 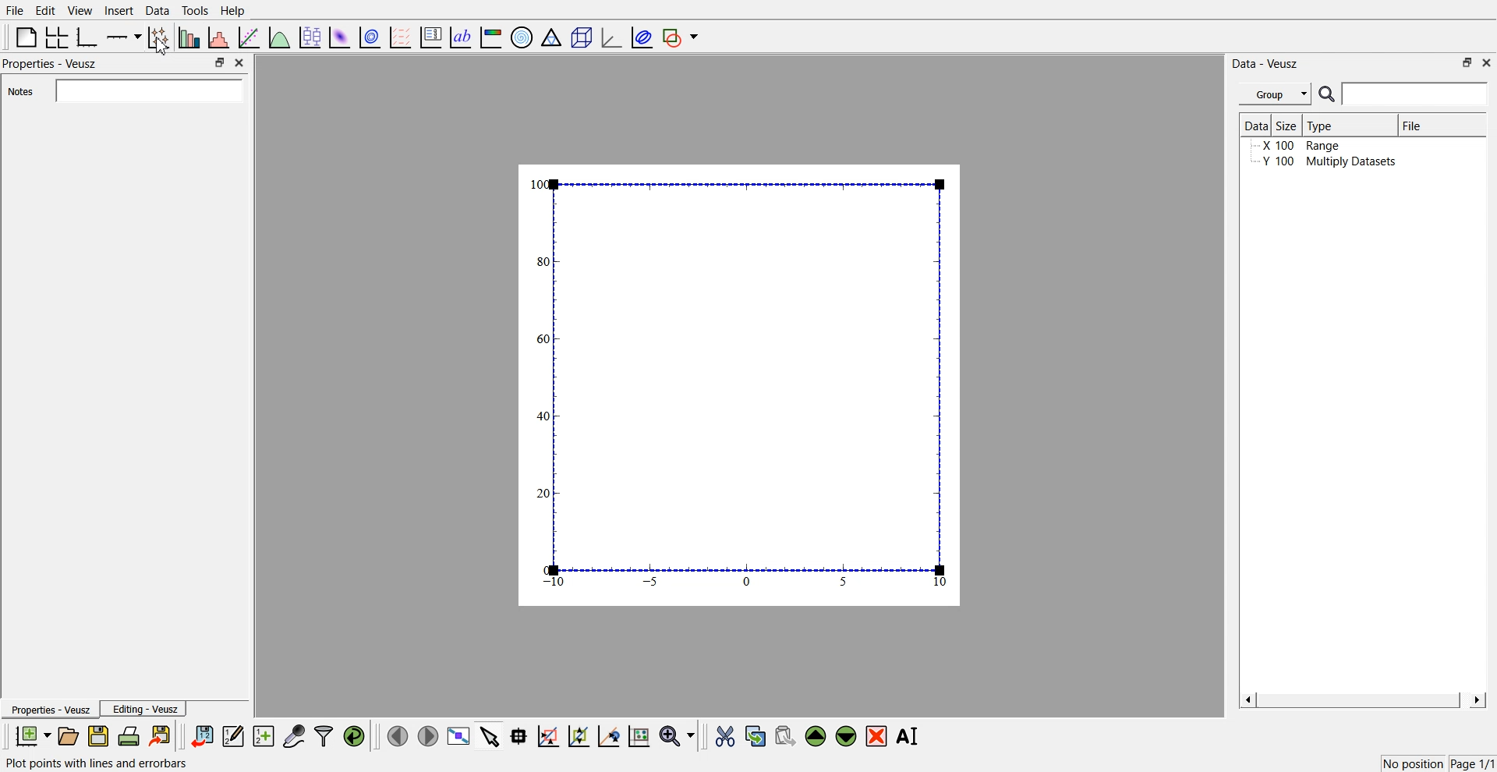 I want to click on copy the selected widgets, so click(x=756, y=735).